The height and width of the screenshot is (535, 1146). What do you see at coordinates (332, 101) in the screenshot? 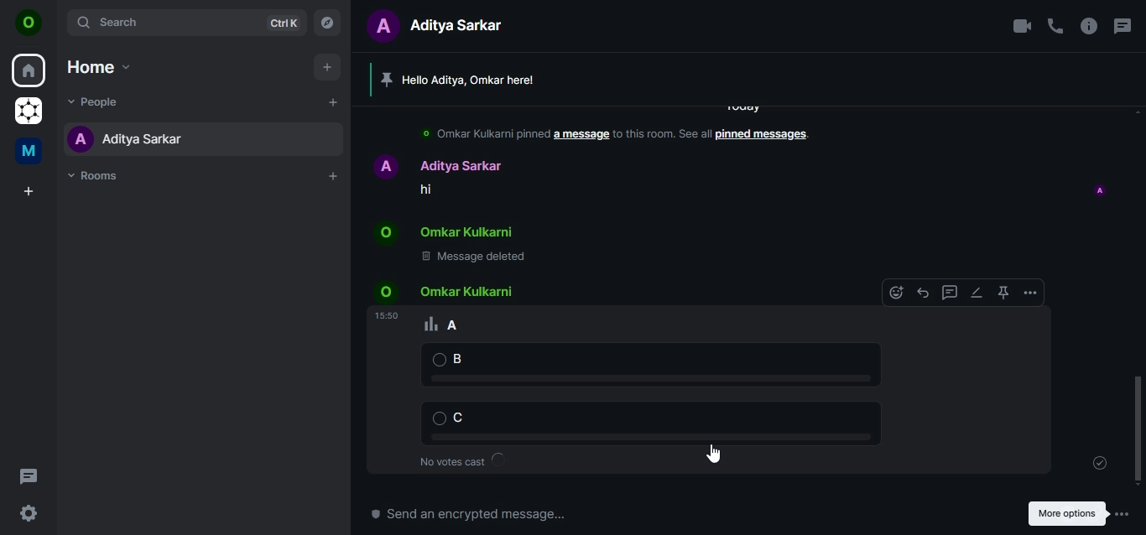
I see `add` at bounding box center [332, 101].